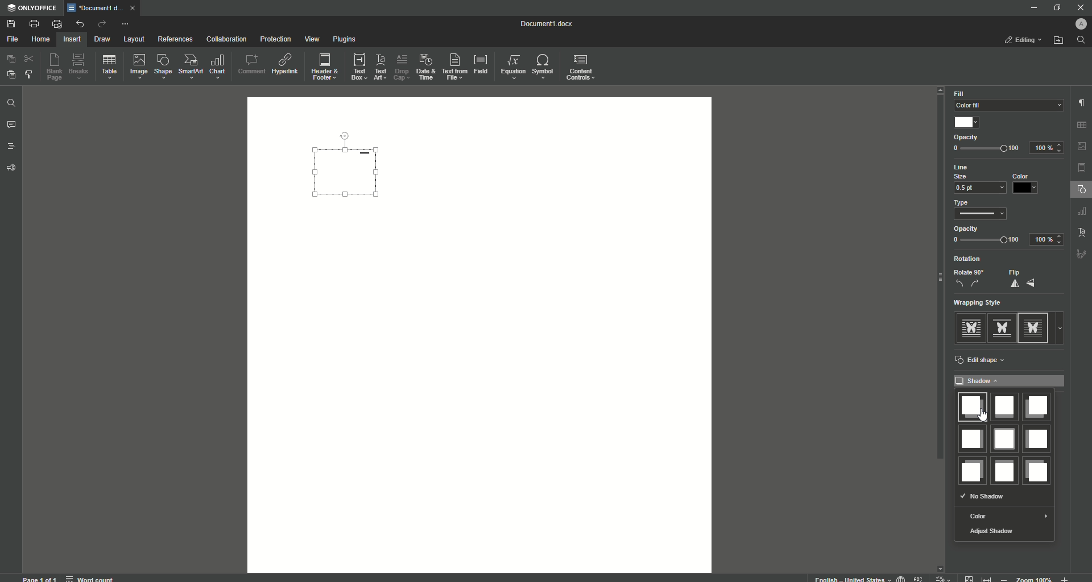 The image size is (1092, 582). Describe the element at coordinates (251, 64) in the screenshot. I see `Comment` at that location.